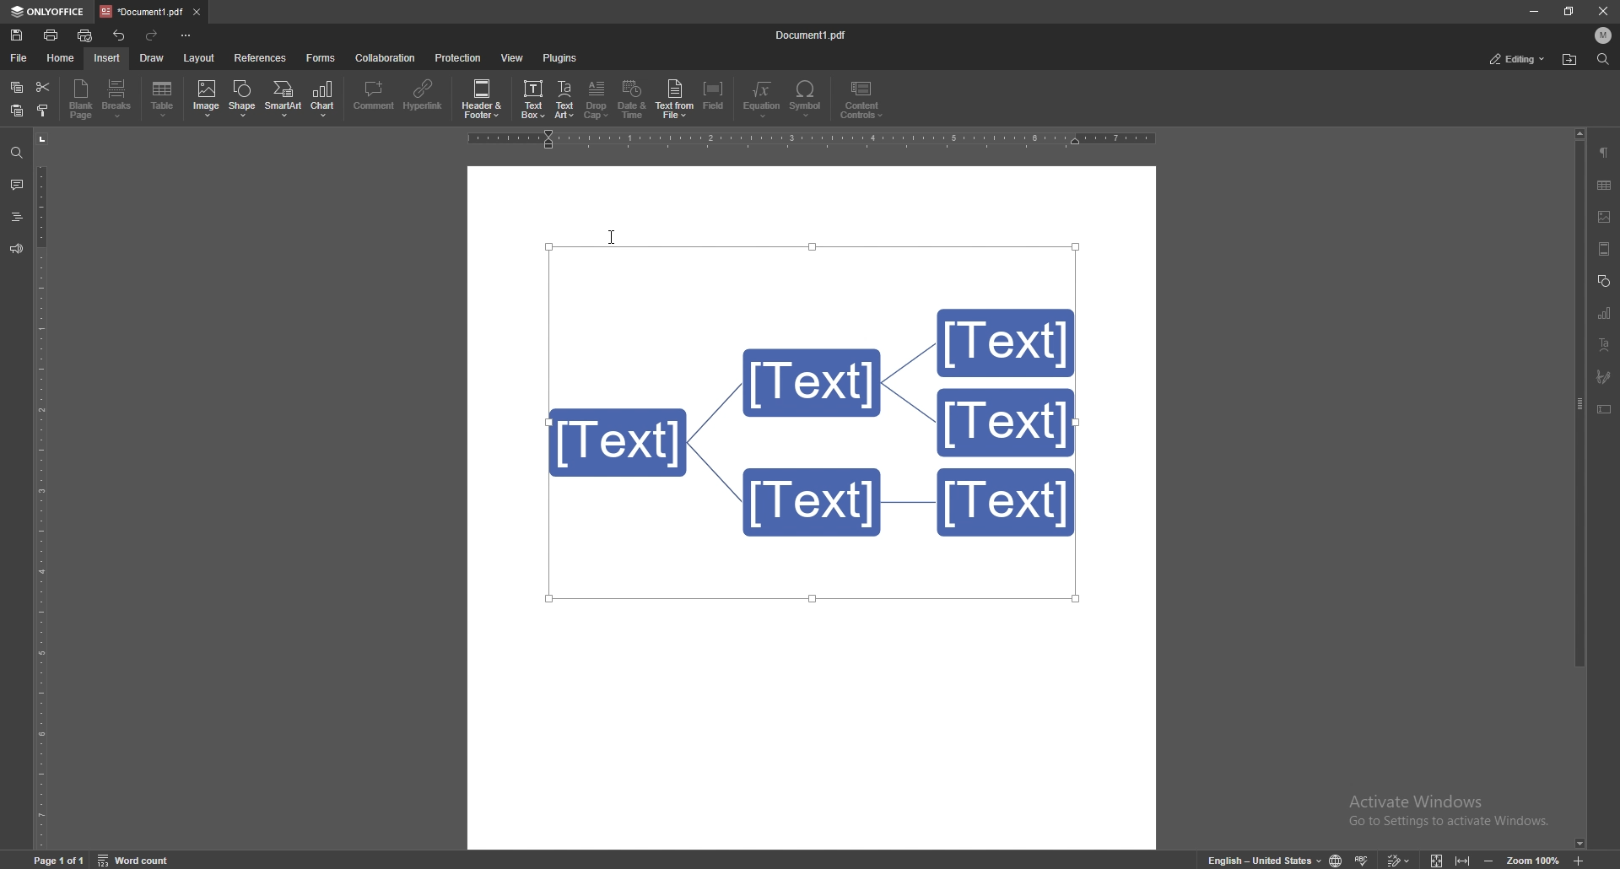  Describe the element at coordinates (1571, 59) in the screenshot. I see `locate file` at that location.